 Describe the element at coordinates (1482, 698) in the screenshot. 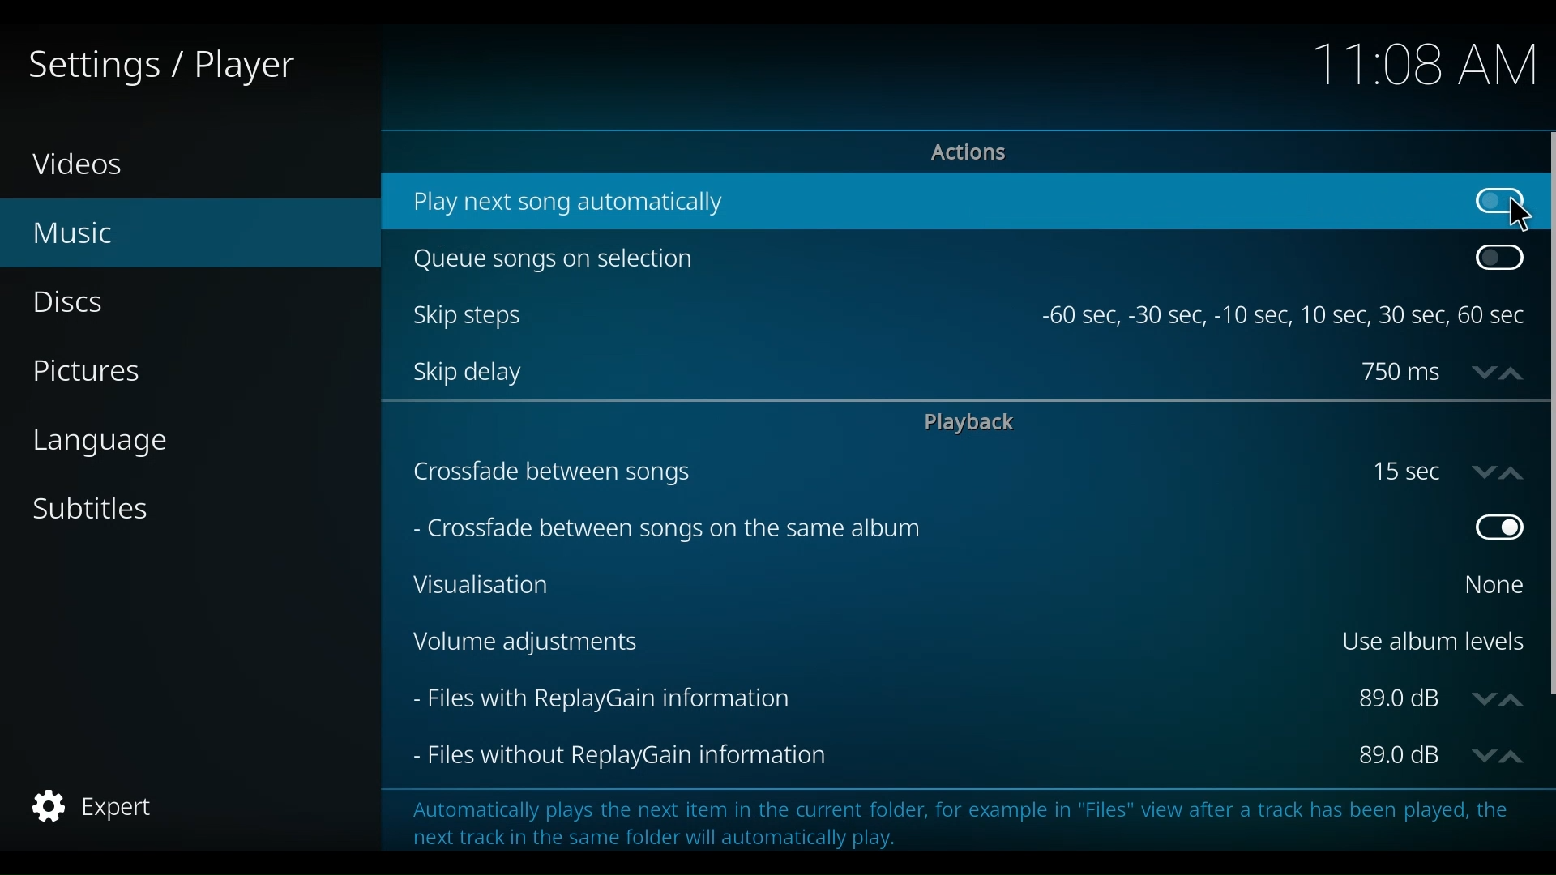

I see `down` at that location.